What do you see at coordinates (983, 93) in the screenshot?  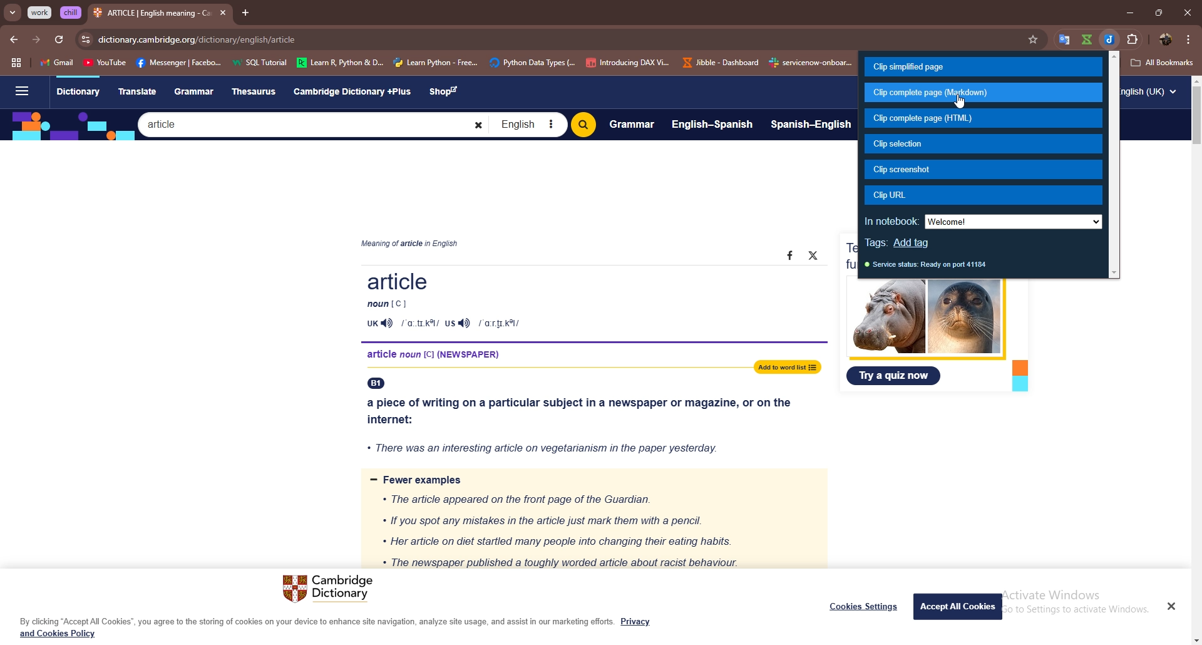 I see `clip complete page (markdown)` at bounding box center [983, 93].